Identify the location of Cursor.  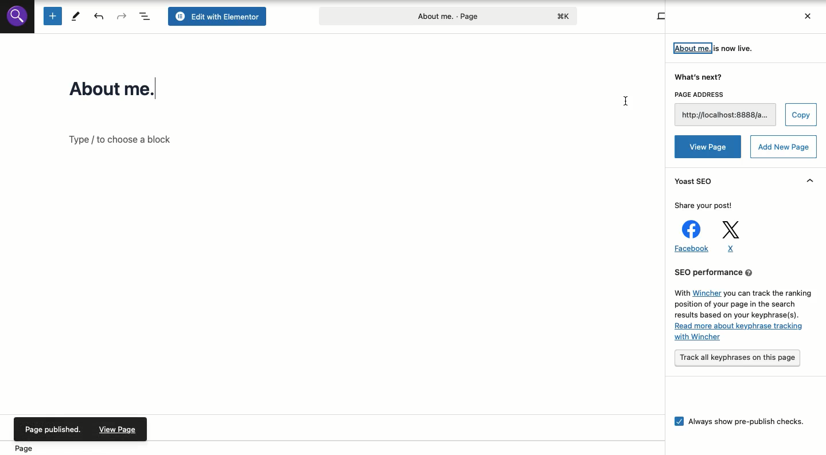
(624, 101).